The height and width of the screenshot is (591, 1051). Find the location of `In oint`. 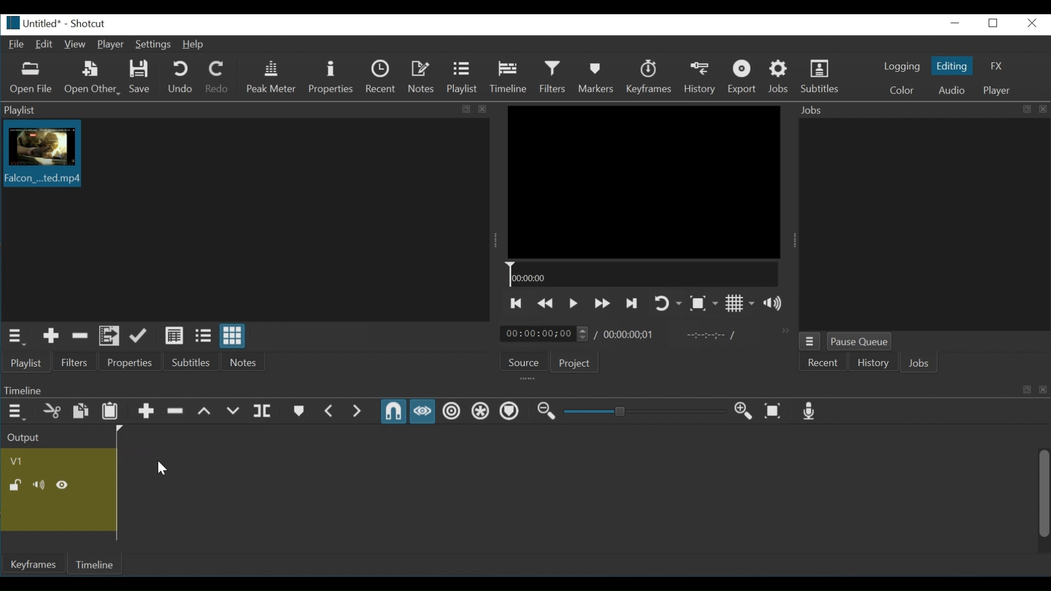

In oint is located at coordinates (708, 336).